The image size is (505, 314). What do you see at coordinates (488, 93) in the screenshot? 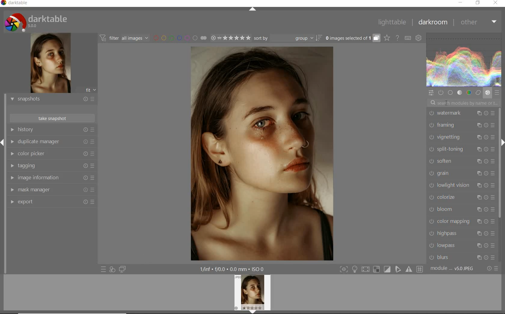
I see `effect` at bounding box center [488, 93].